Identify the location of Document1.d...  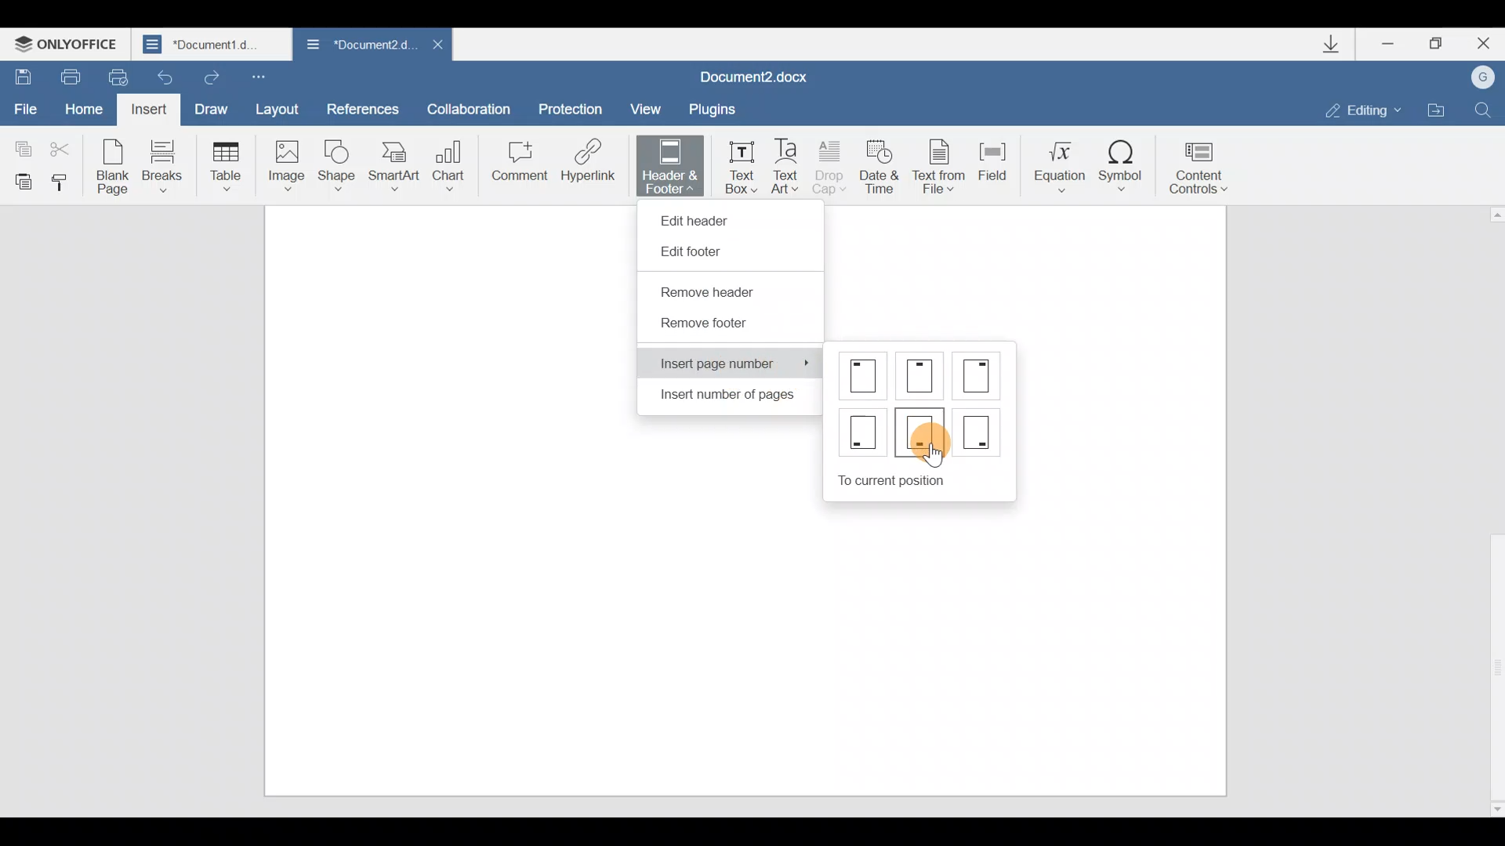
(212, 44).